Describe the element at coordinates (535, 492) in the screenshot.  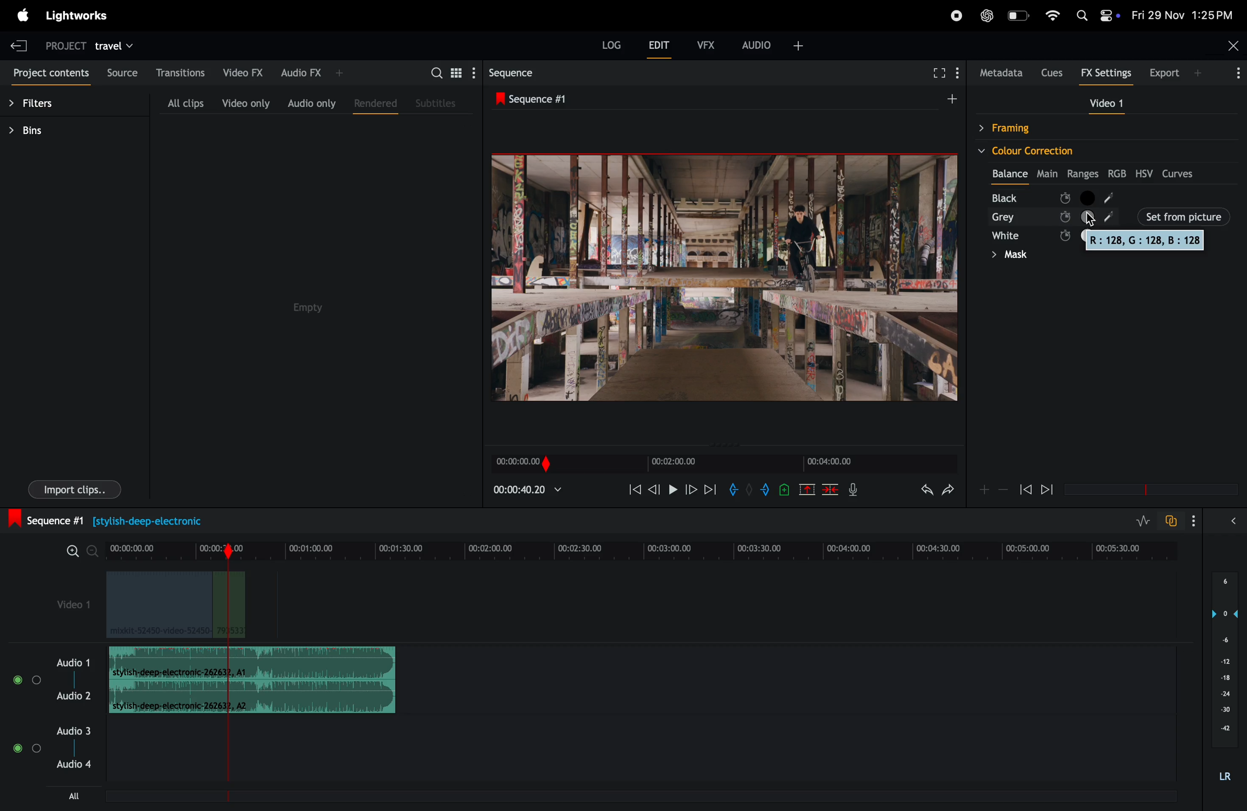
I see `playback time` at that location.